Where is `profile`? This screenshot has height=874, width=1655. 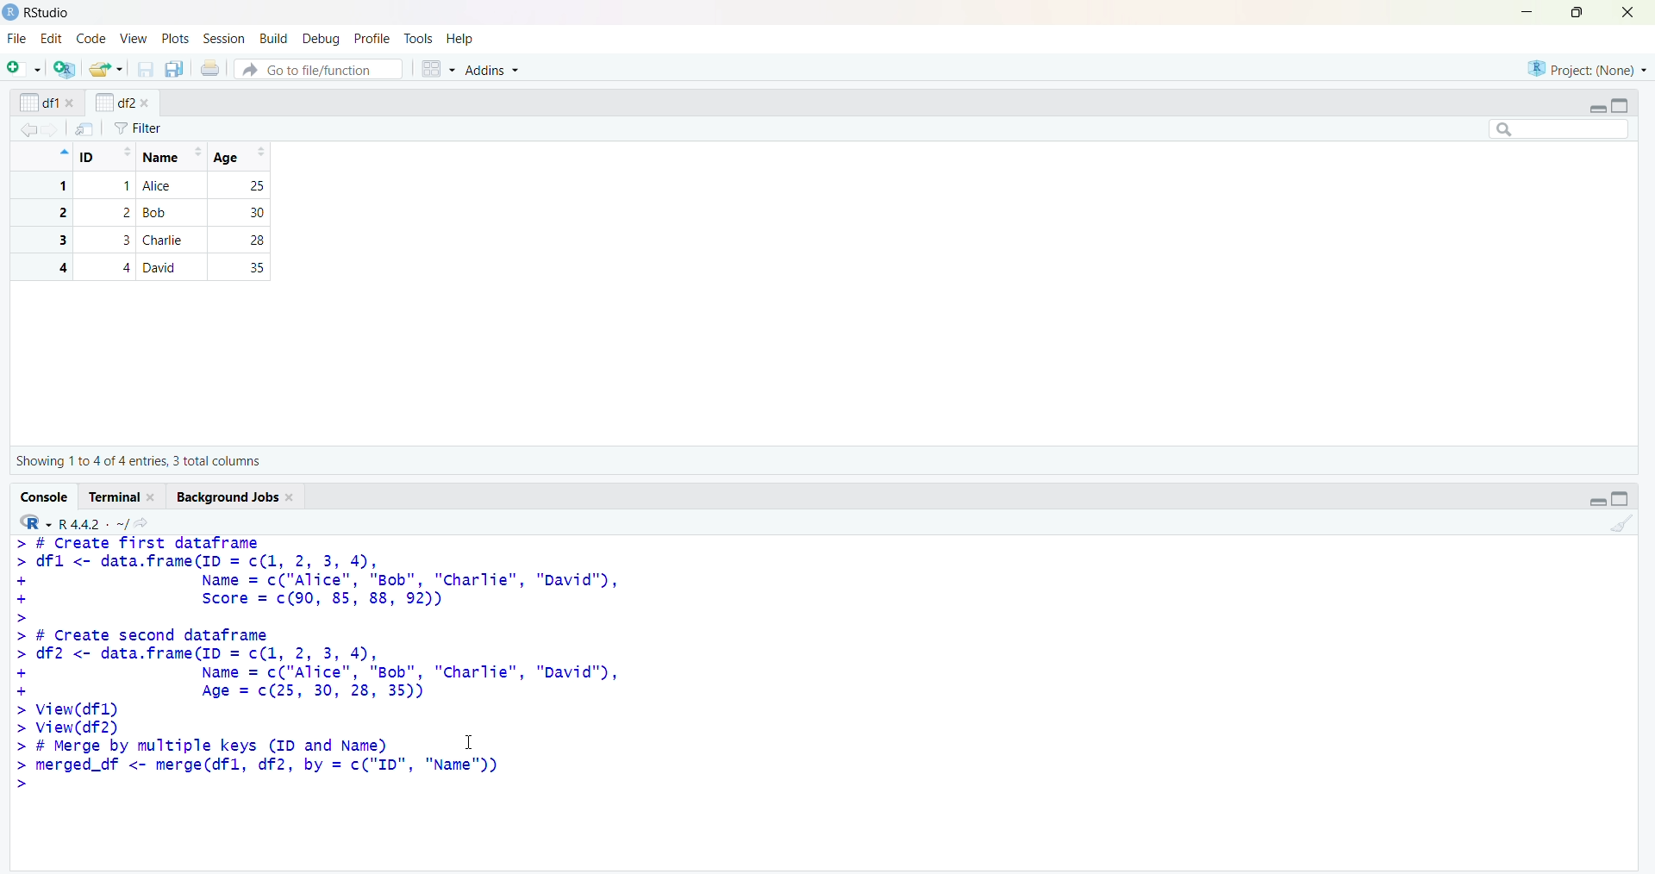
profile is located at coordinates (372, 39).